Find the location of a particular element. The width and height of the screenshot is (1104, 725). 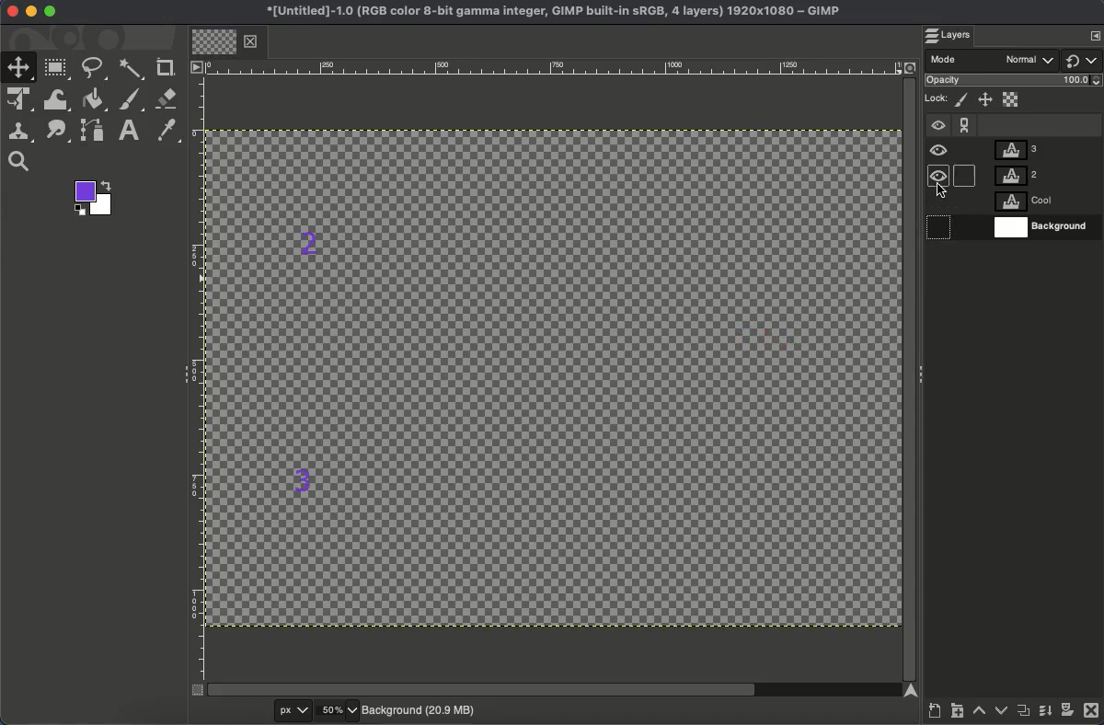

2 is located at coordinates (311, 238).